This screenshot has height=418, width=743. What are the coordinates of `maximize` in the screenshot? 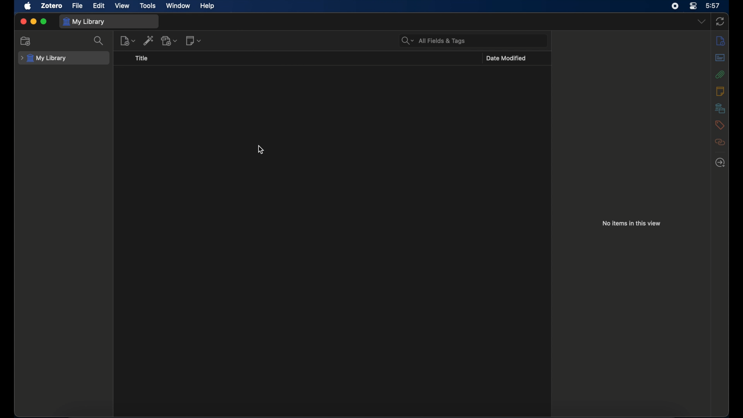 It's located at (44, 22).